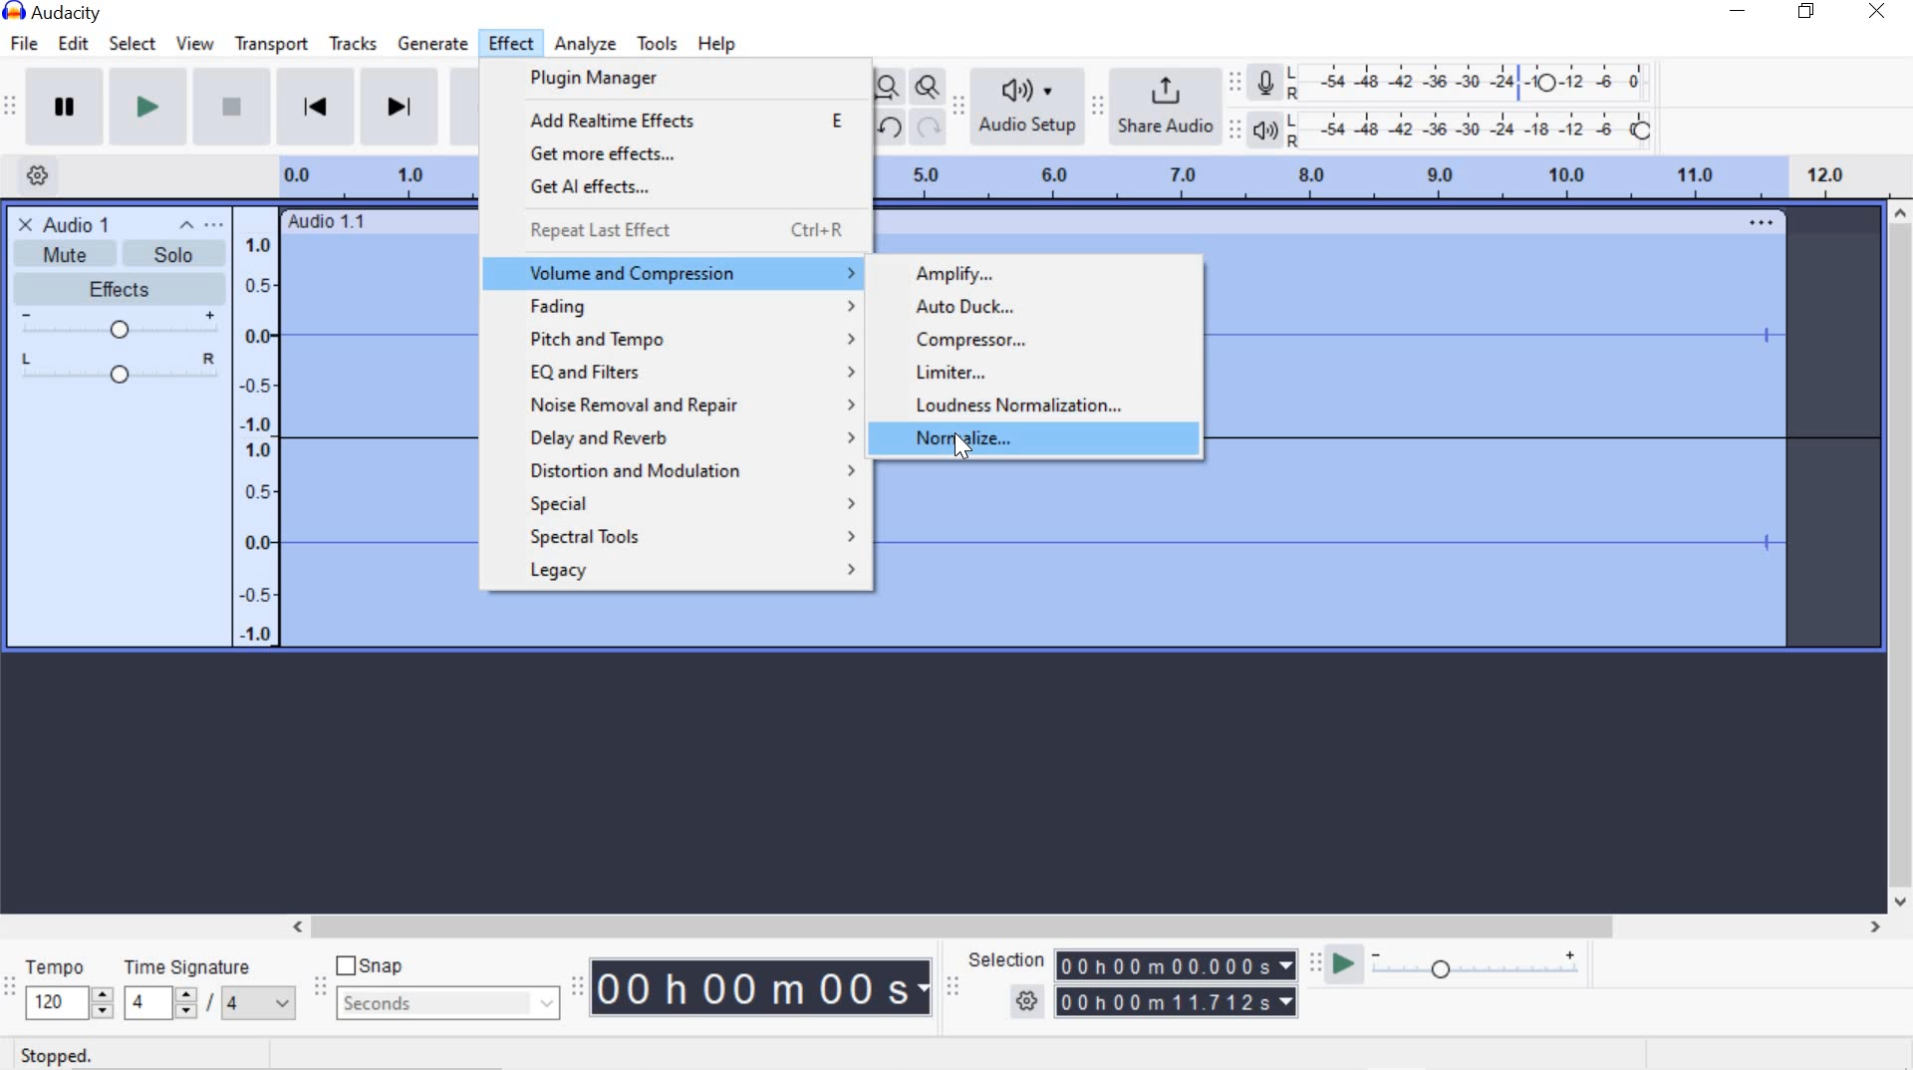  What do you see at coordinates (1265, 81) in the screenshot?
I see `Record meter` at bounding box center [1265, 81].